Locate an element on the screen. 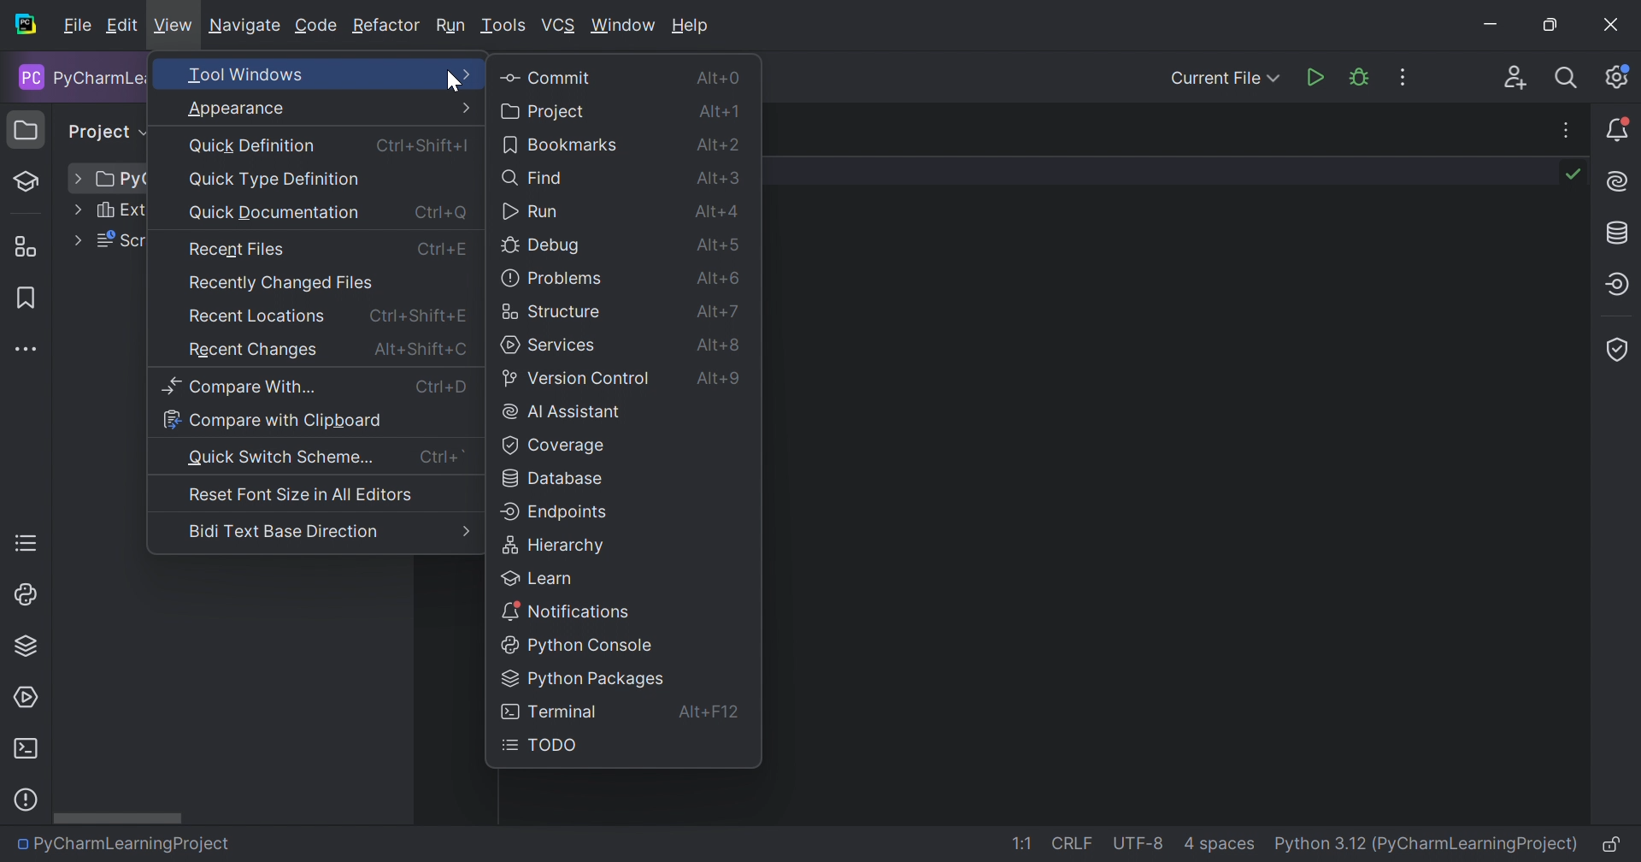 The height and width of the screenshot is (862, 1641). Find is located at coordinates (535, 177).